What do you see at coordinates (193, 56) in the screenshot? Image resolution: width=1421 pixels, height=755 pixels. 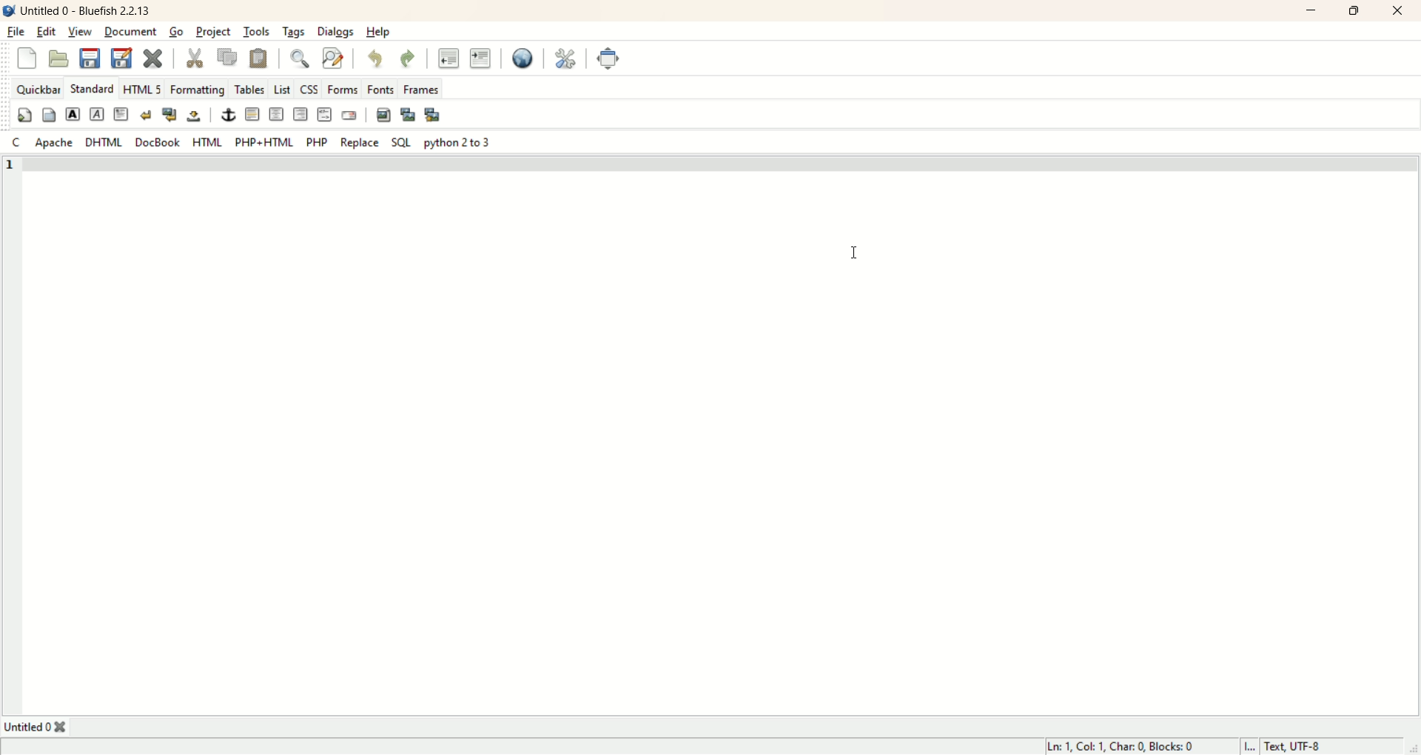 I see `cut` at bounding box center [193, 56].